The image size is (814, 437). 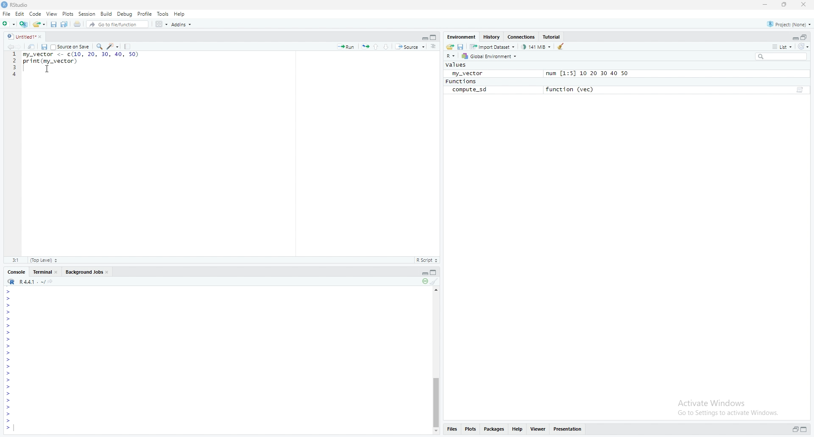 What do you see at coordinates (387, 46) in the screenshot?
I see `Go to next section/Chunk (Ctrl + pdDn)` at bounding box center [387, 46].